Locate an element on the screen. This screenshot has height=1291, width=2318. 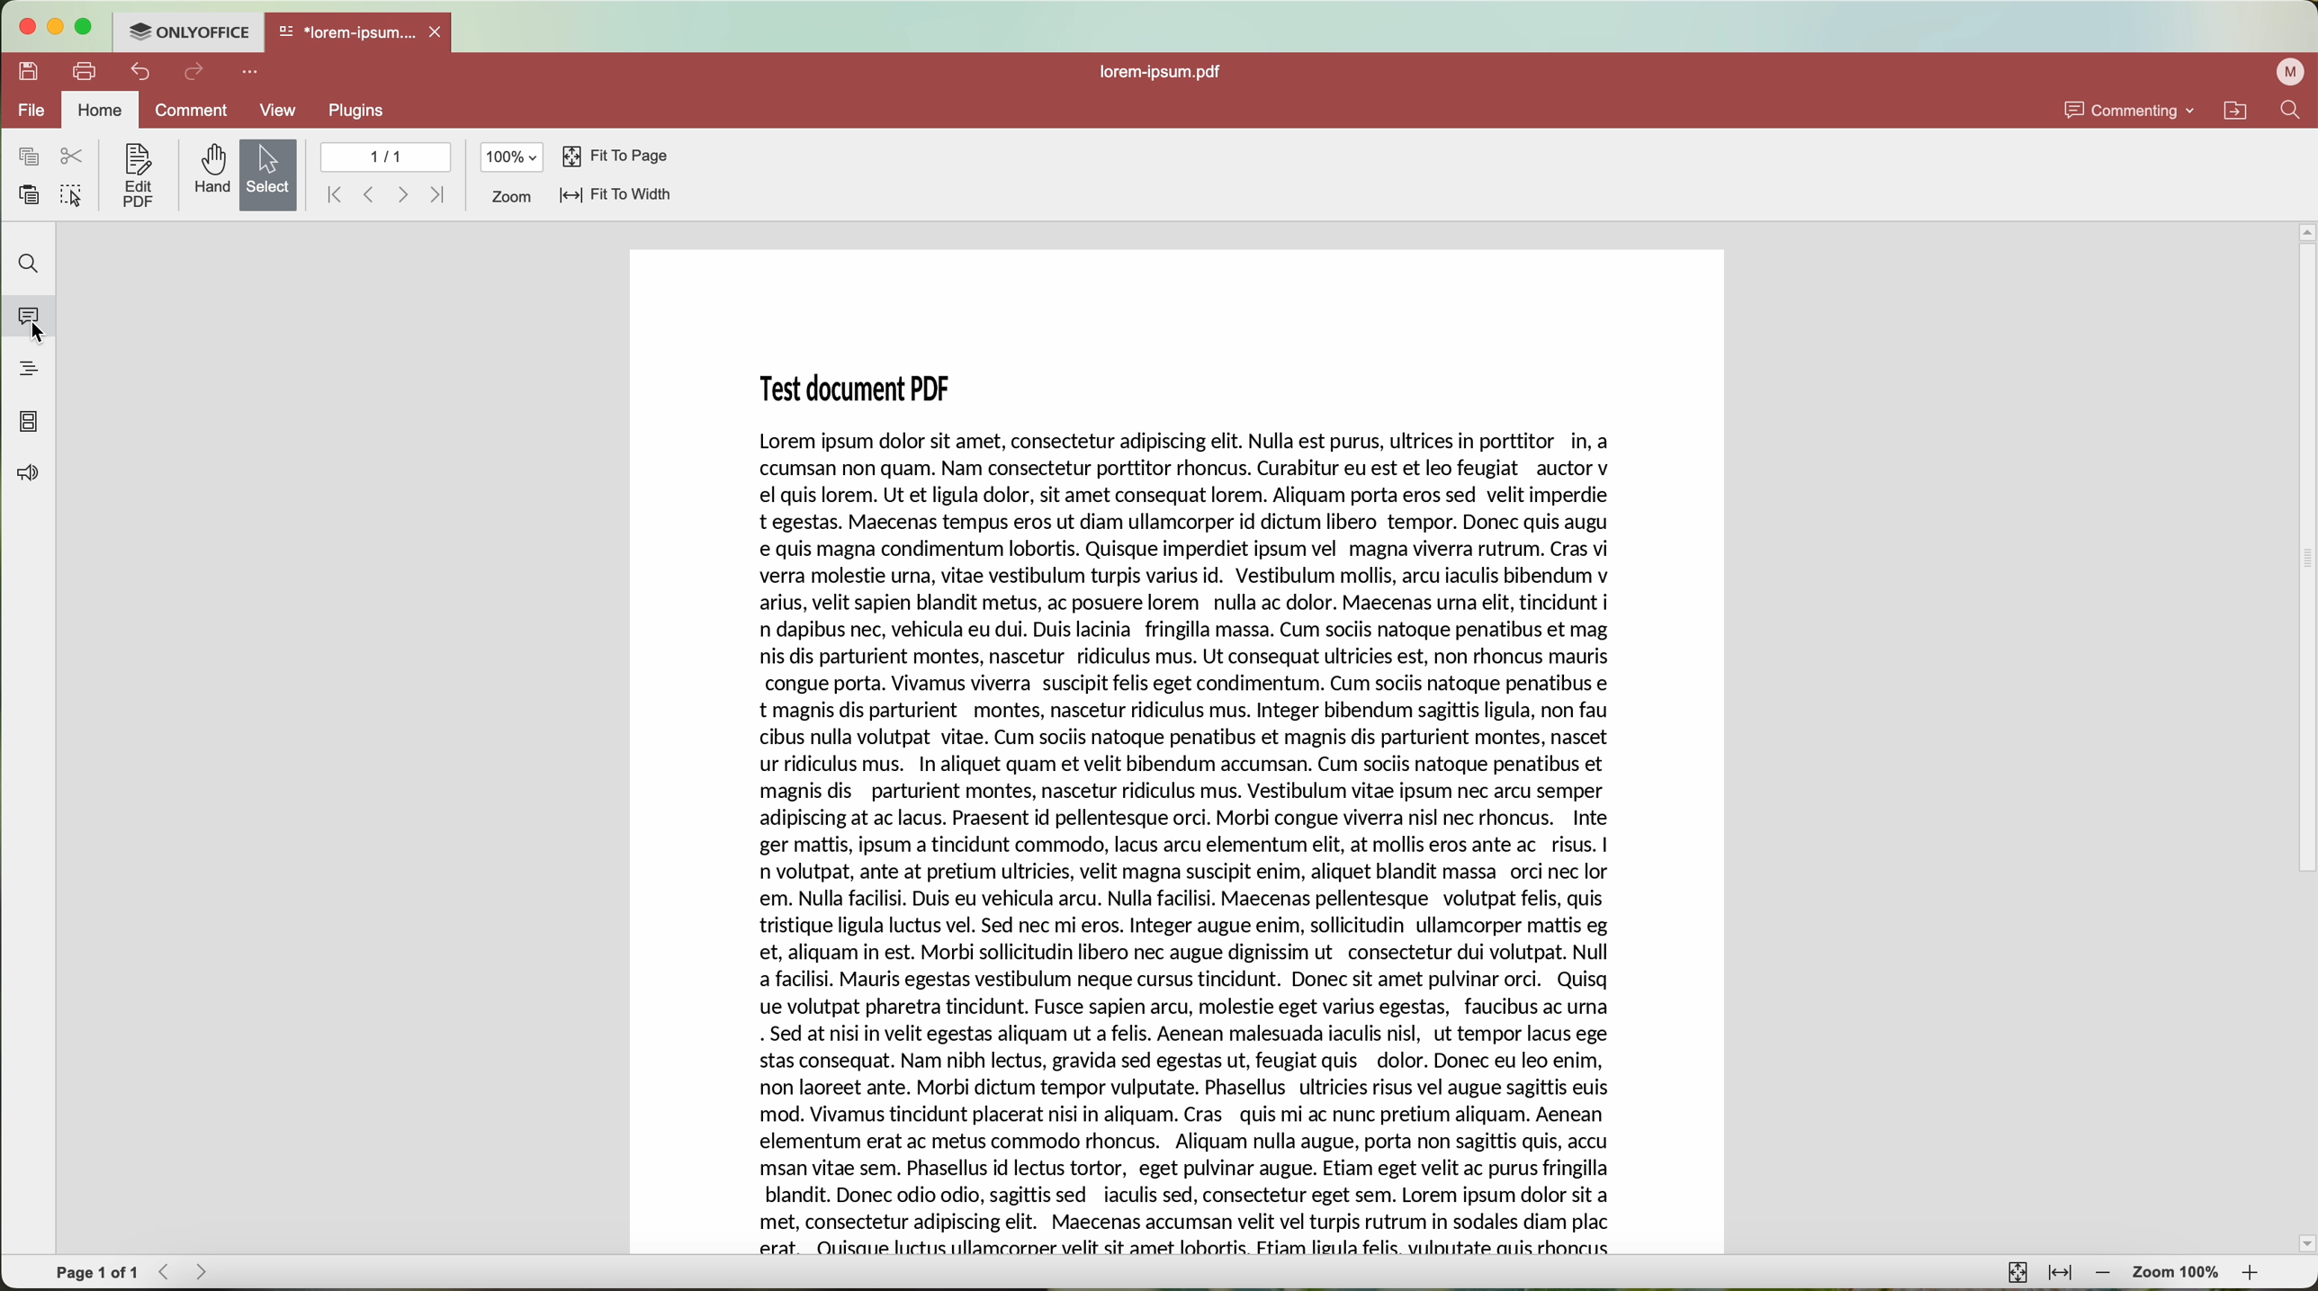
cut is located at coordinates (76, 156).